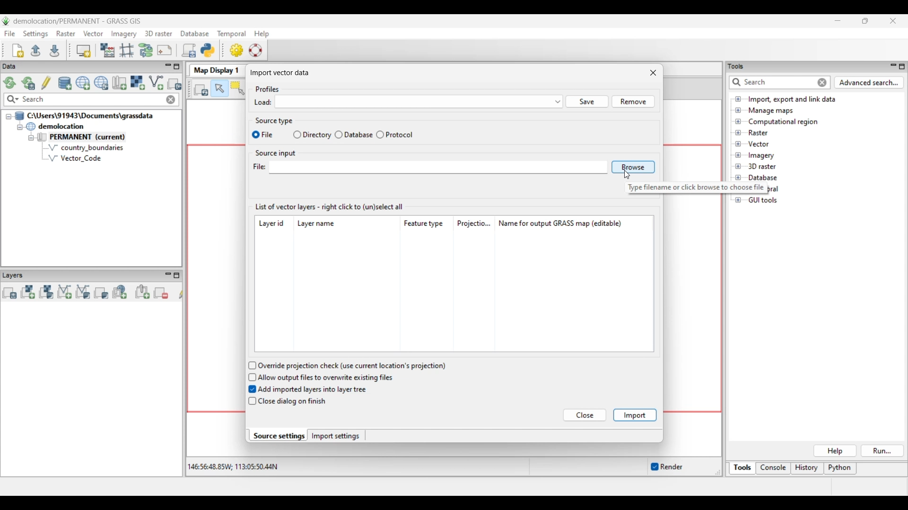  Describe the element at coordinates (762, 166) in the screenshot. I see `Double click to see files under 3D raster` at that location.